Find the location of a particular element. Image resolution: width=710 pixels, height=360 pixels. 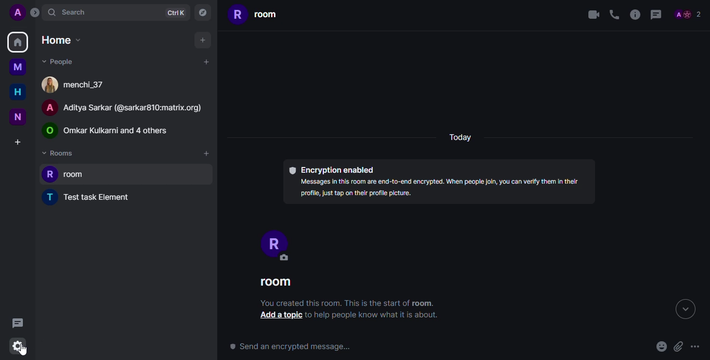

today is located at coordinates (461, 137).